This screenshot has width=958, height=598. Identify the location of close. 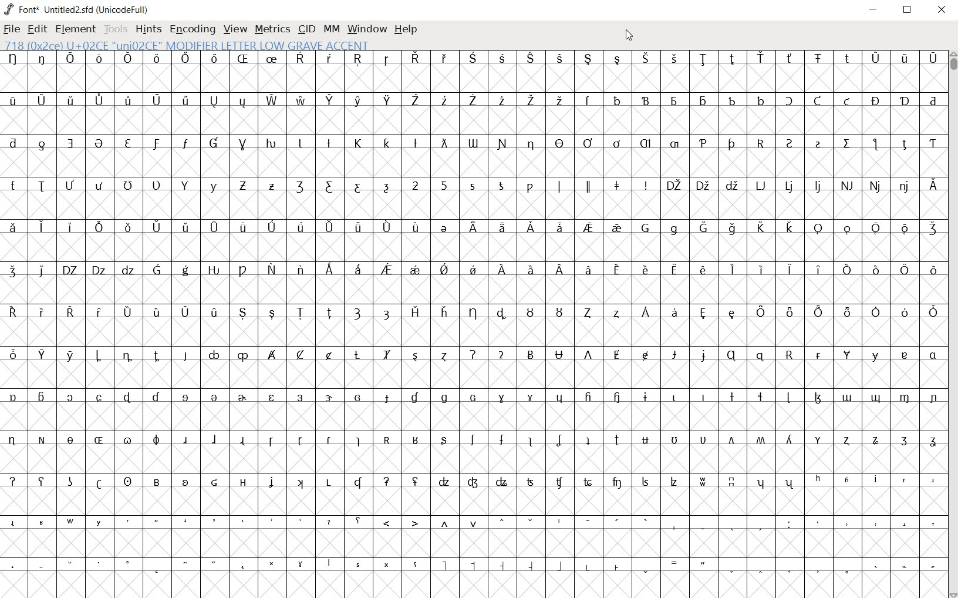
(942, 10).